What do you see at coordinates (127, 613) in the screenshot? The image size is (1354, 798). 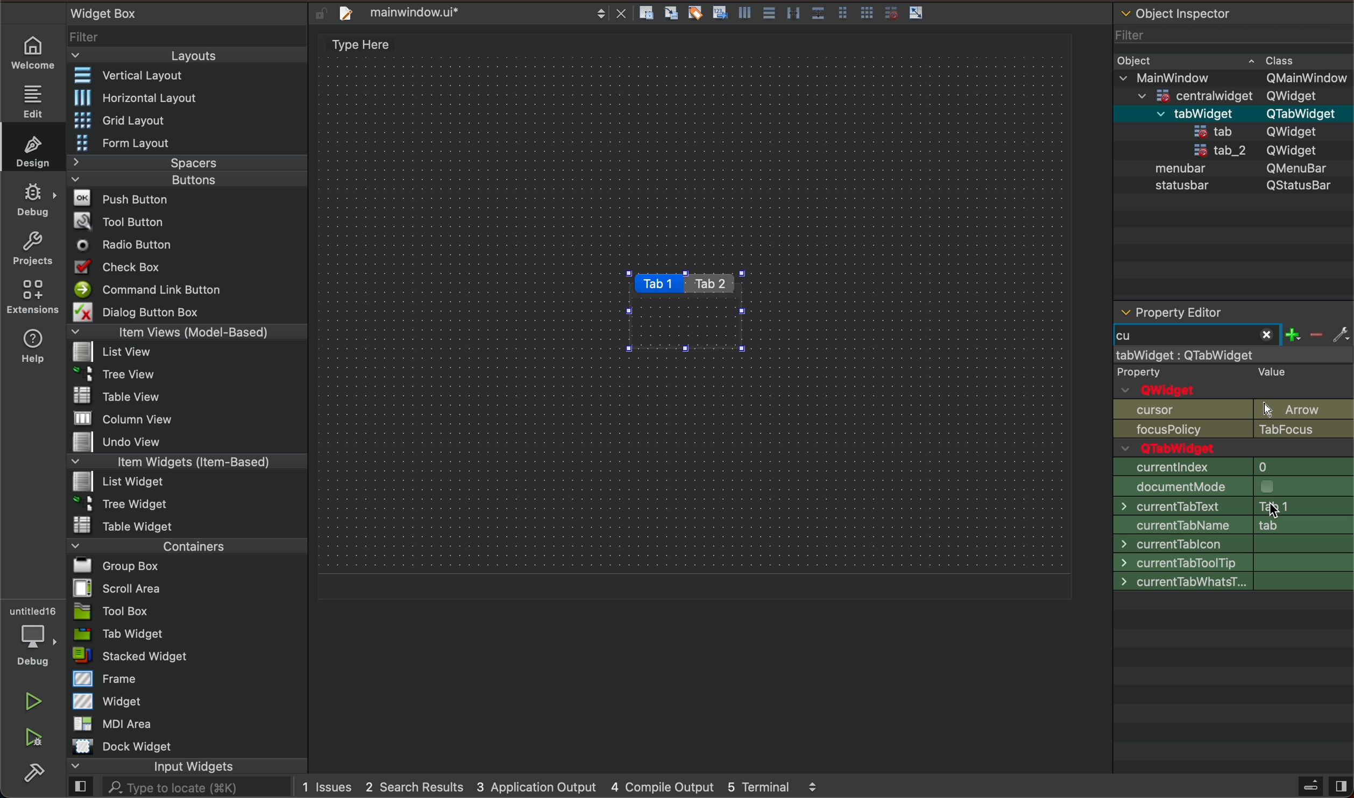 I see `Tool Box` at bounding box center [127, 613].